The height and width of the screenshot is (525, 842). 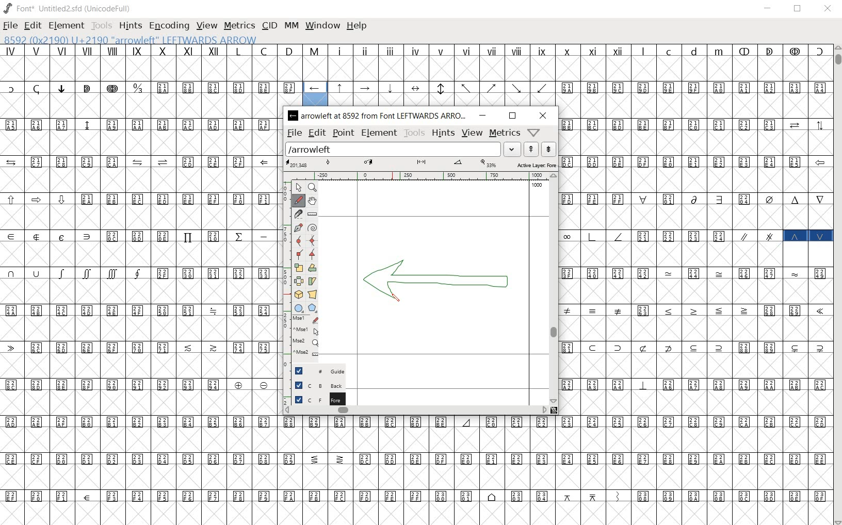 What do you see at coordinates (139, 39) in the screenshot?
I see `glyph name` at bounding box center [139, 39].